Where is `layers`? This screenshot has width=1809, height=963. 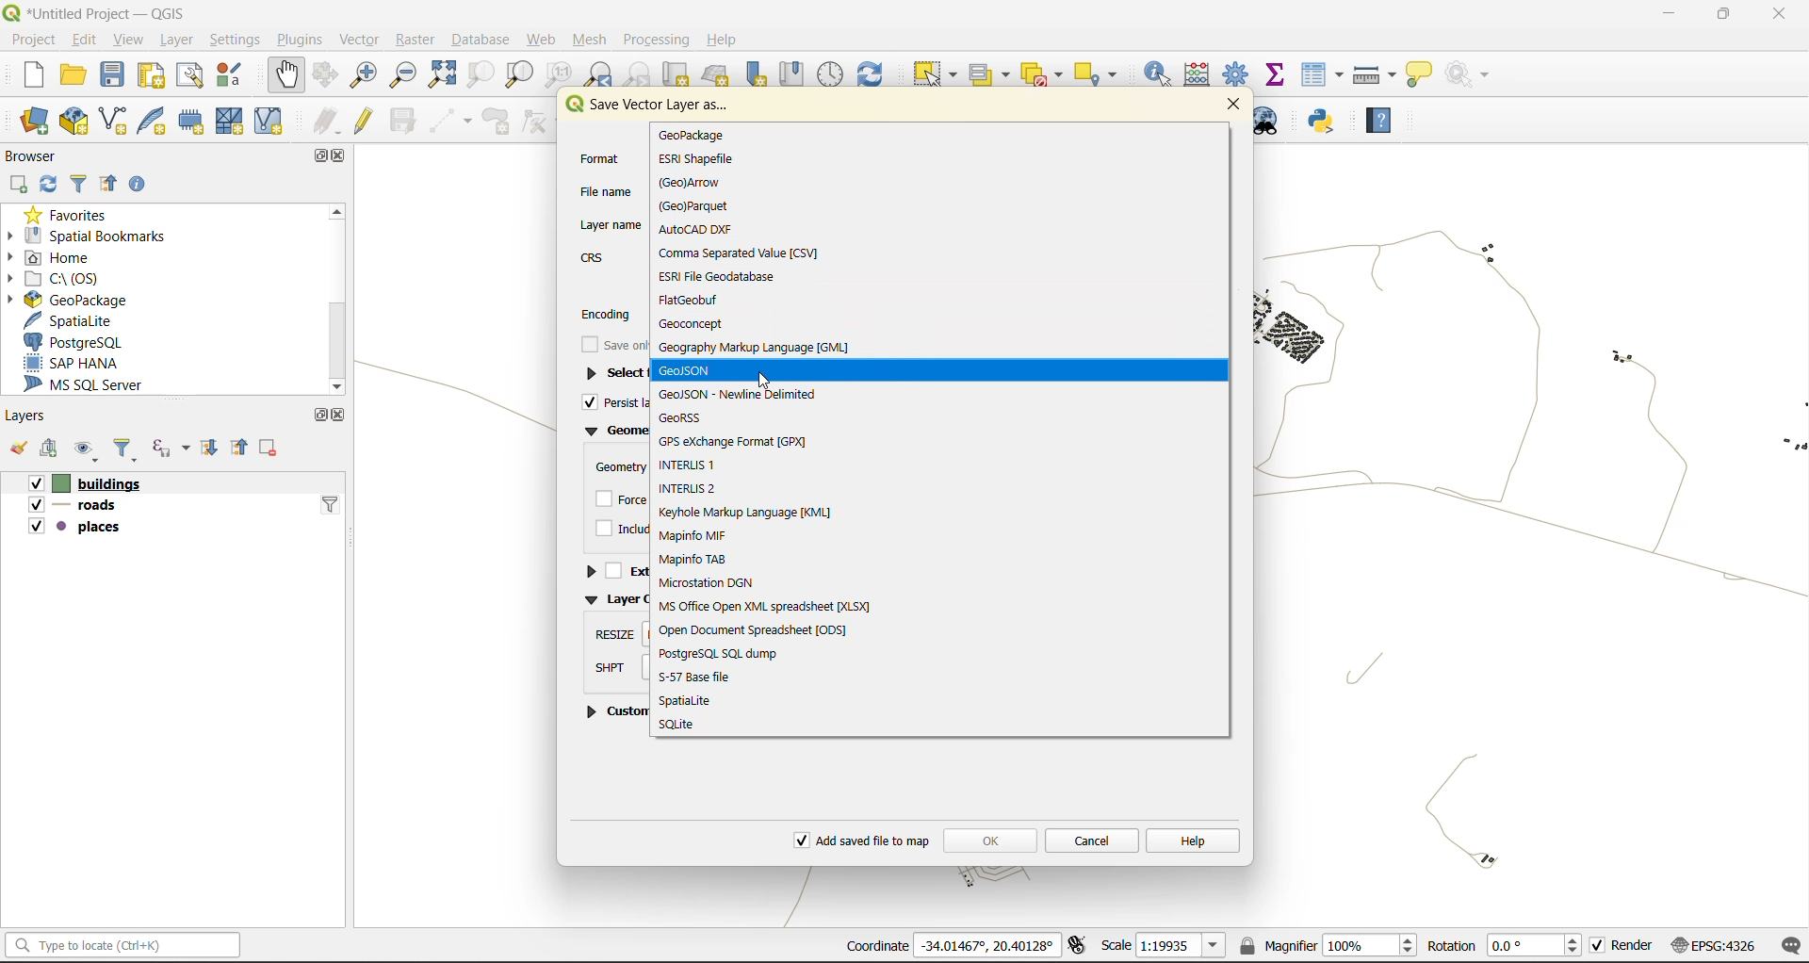
layers is located at coordinates (26, 415).